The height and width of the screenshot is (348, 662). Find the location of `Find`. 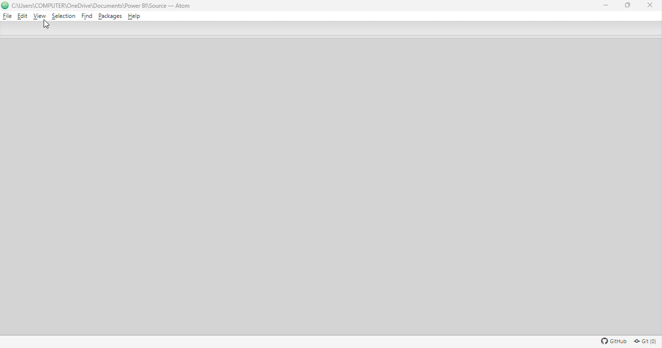

Find is located at coordinates (87, 17).